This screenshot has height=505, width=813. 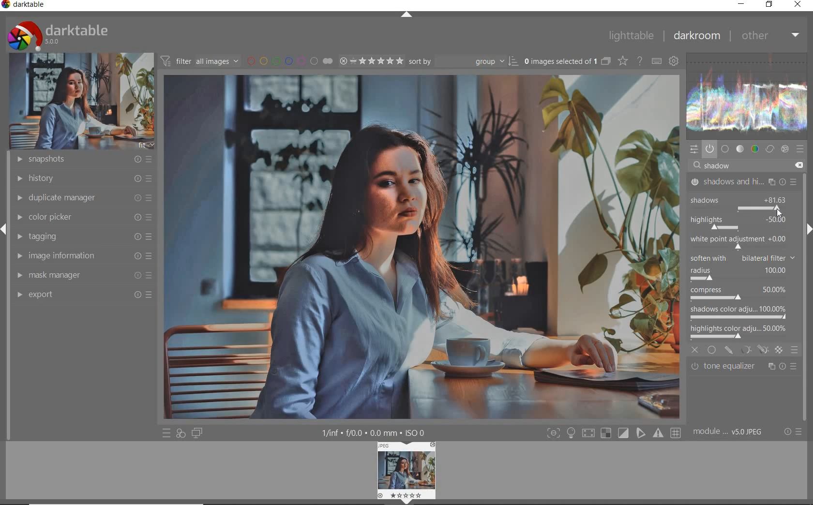 I want to click on presets, so click(x=800, y=149).